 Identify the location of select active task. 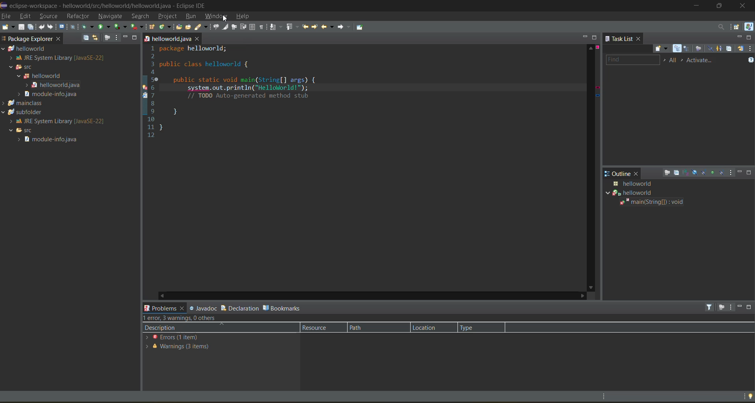
(682, 60).